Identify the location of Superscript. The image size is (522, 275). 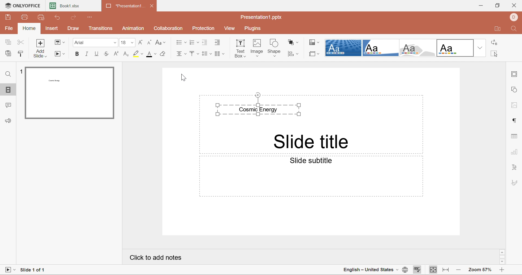
(116, 54).